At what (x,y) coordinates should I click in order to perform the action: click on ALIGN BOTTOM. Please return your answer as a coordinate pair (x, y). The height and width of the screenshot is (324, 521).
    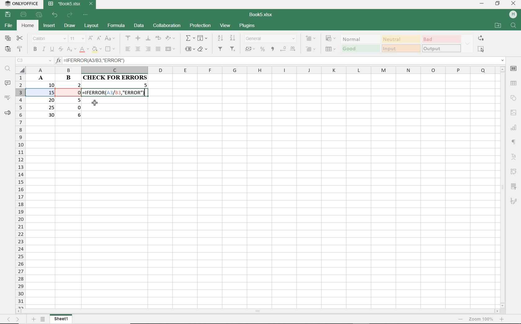
    Looking at the image, I should click on (148, 38).